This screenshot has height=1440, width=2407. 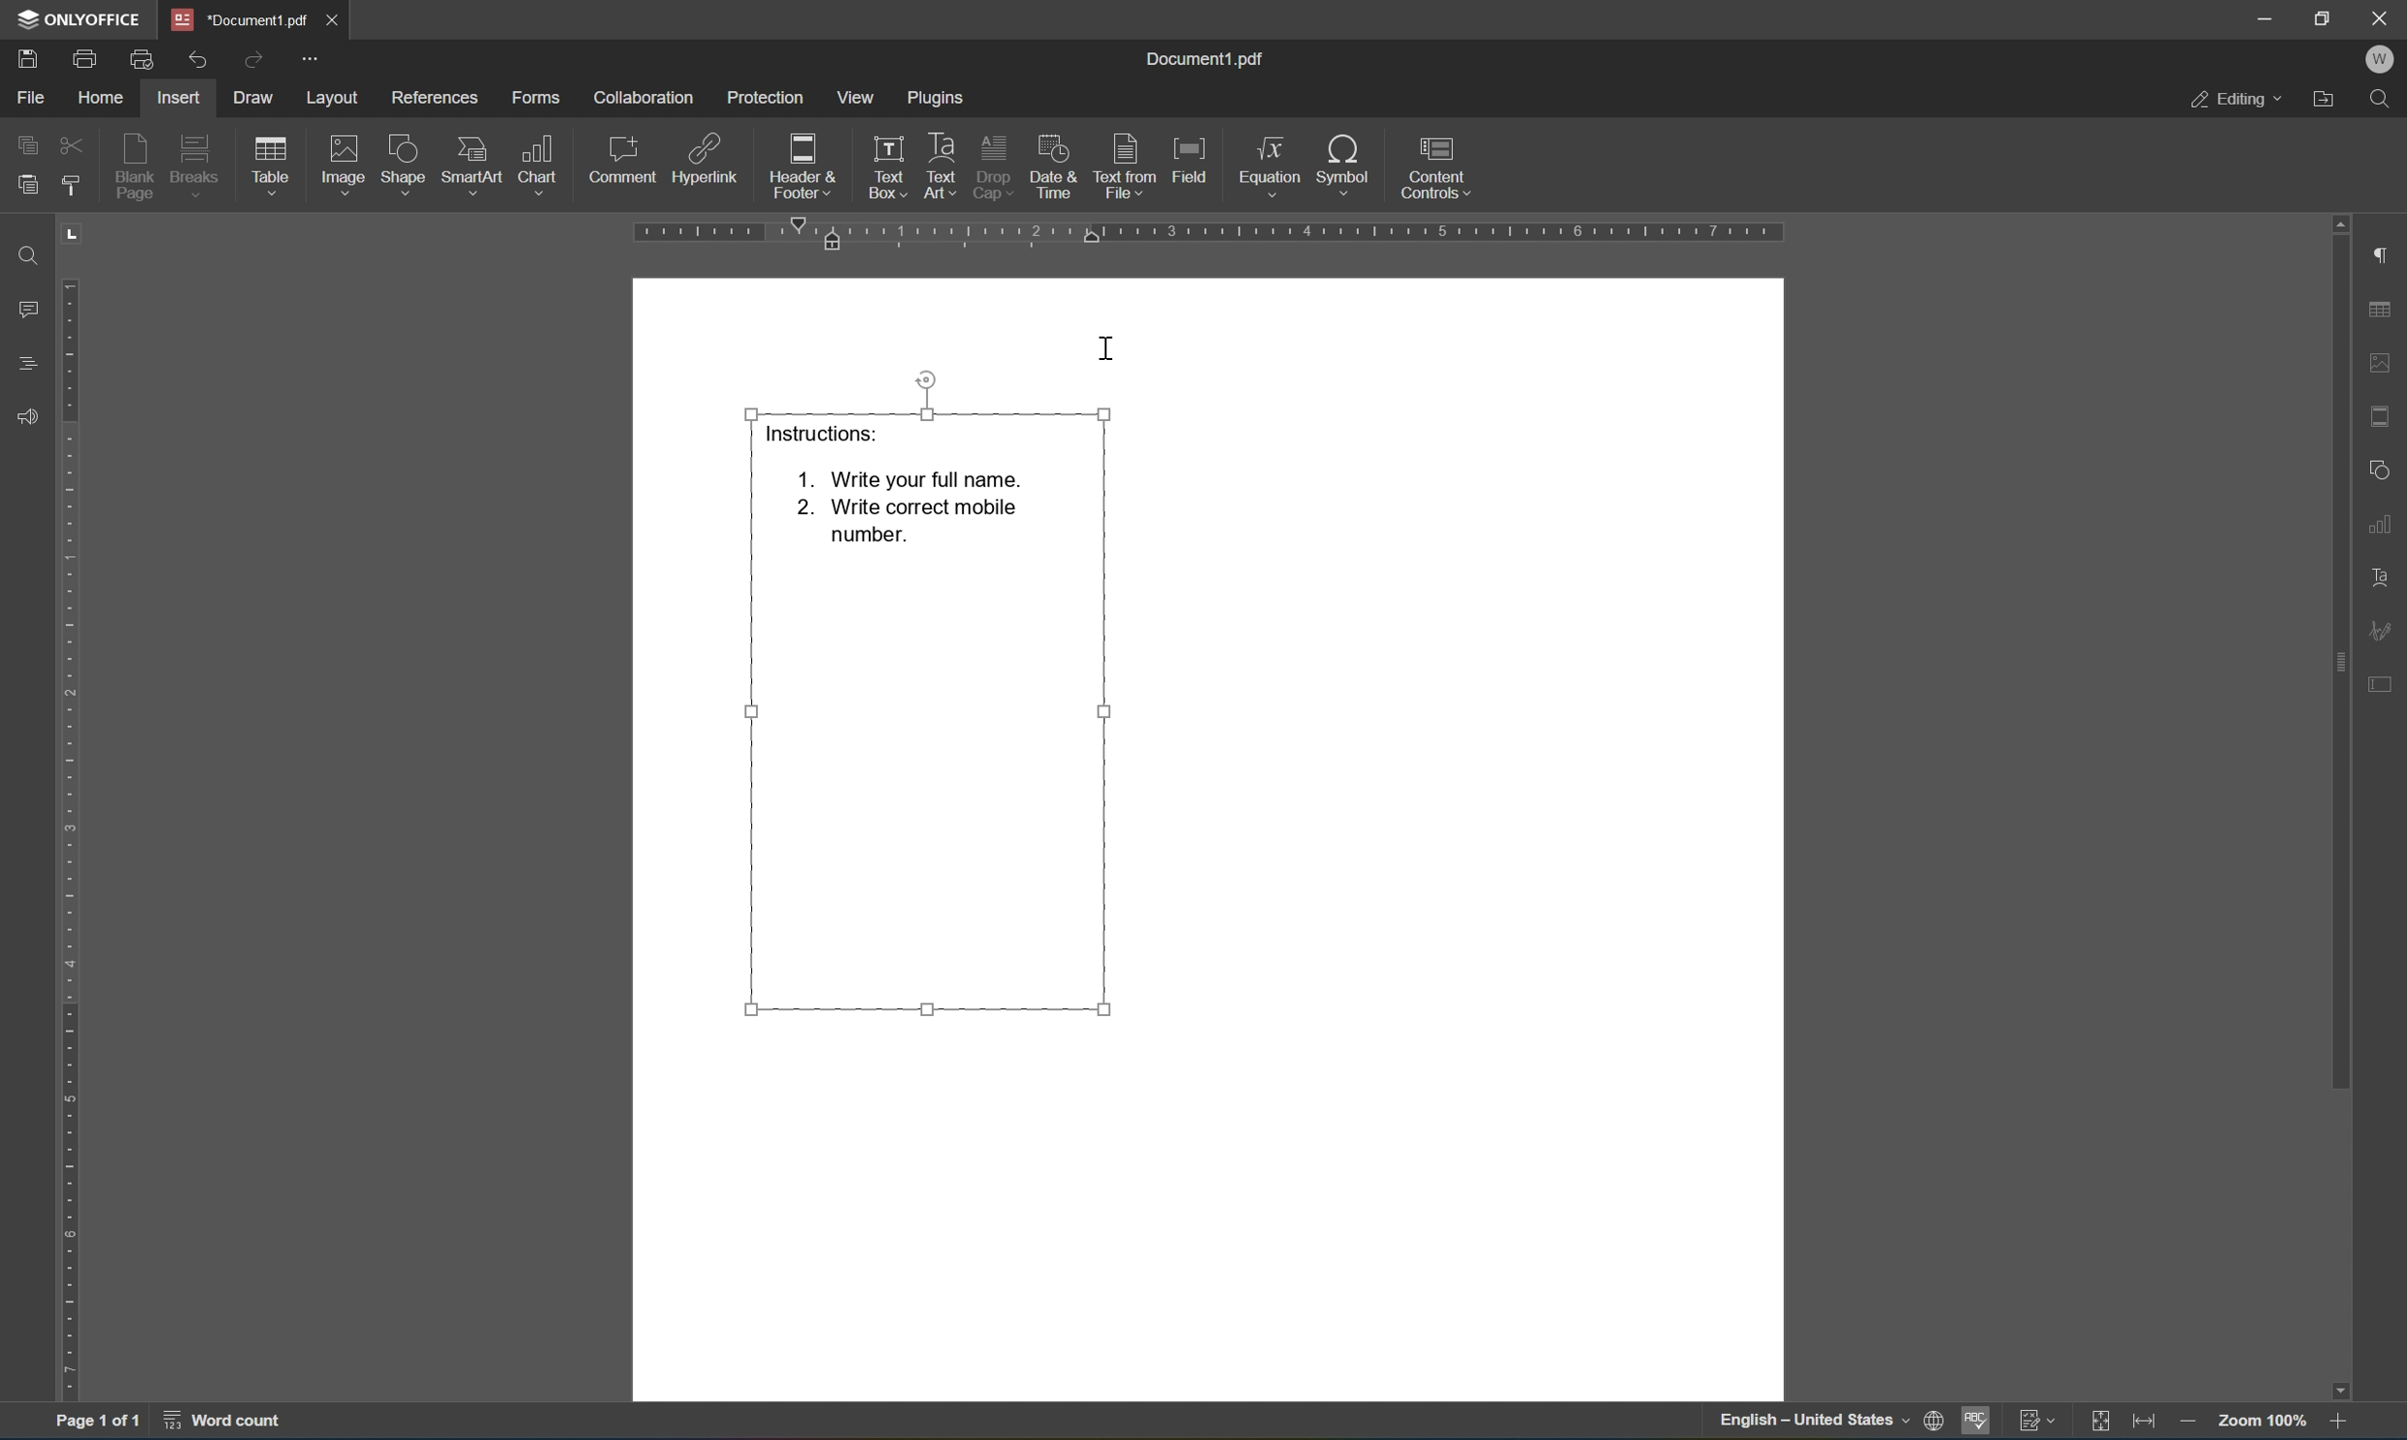 I want to click on text box, so click(x=882, y=167).